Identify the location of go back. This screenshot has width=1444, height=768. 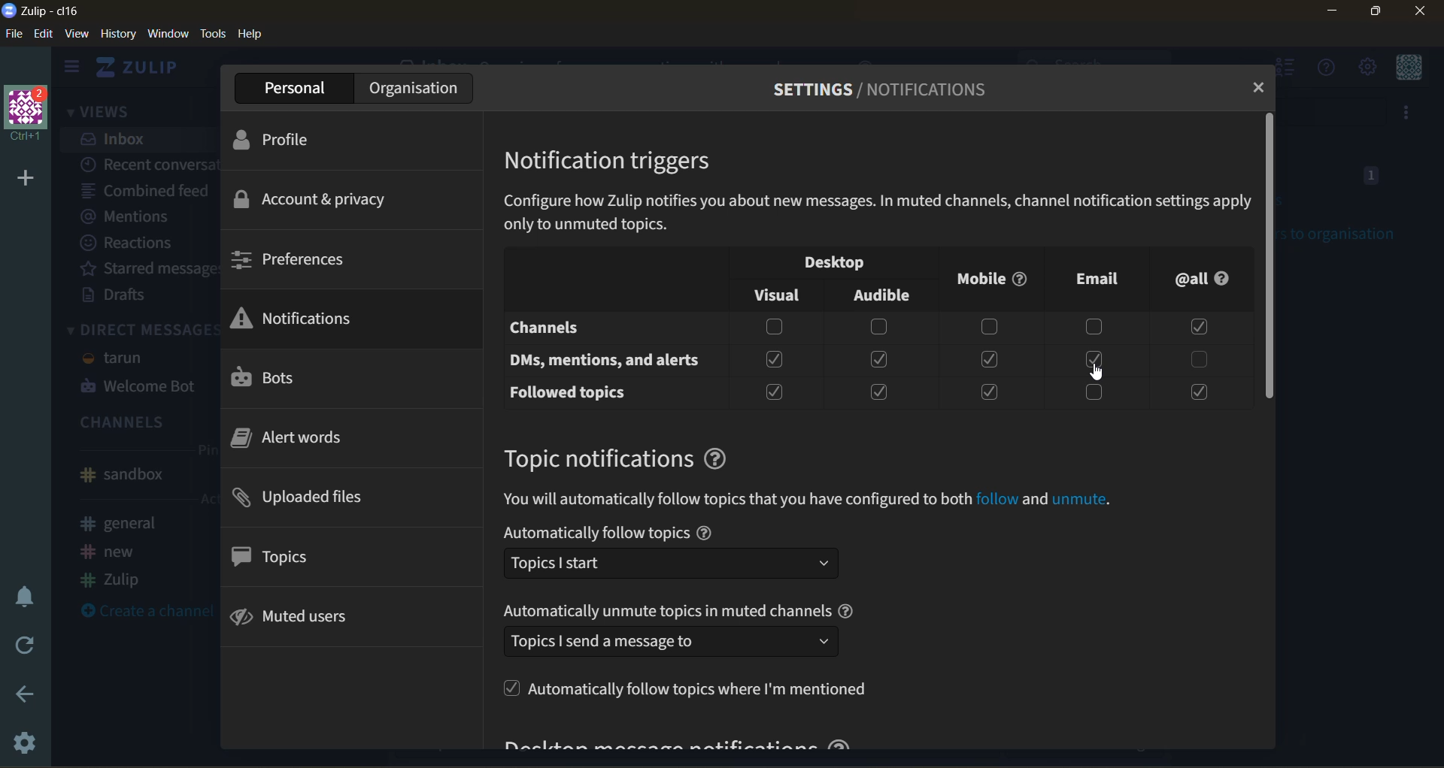
(26, 696).